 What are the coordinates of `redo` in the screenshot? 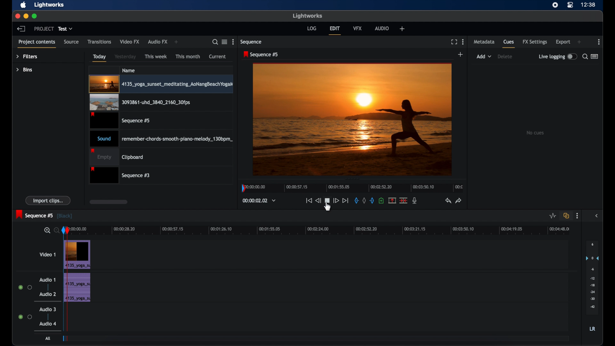 It's located at (459, 201).